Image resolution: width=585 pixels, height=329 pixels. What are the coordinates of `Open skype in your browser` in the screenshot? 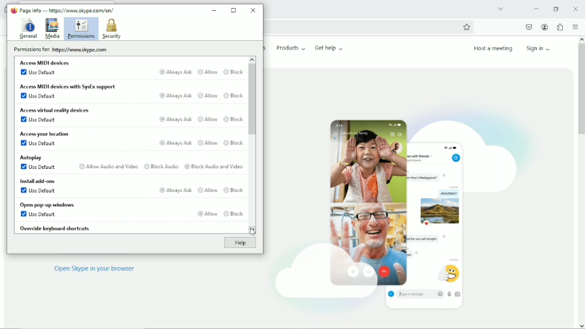 It's located at (94, 268).